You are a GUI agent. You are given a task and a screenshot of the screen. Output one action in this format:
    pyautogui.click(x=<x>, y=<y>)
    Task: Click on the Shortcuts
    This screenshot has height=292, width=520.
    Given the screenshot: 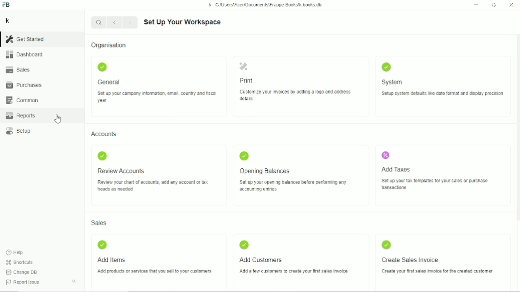 What is the action you would take?
    pyautogui.click(x=20, y=263)
    